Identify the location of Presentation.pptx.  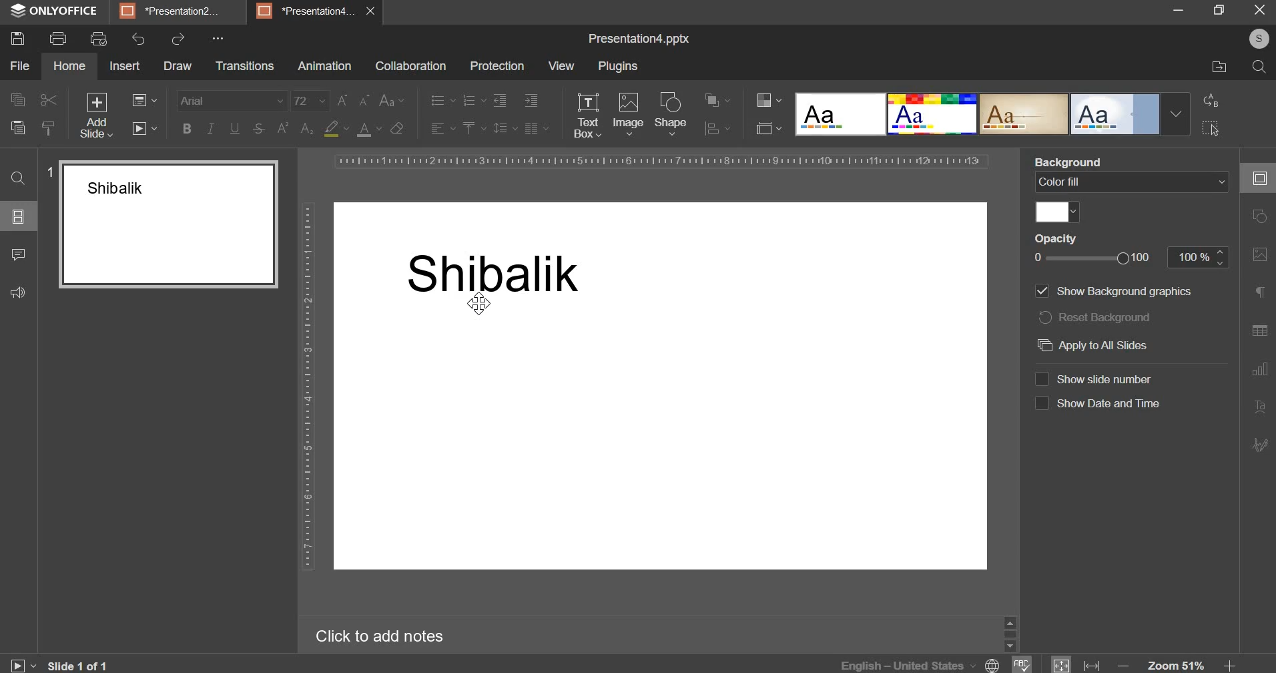
(631, 37).